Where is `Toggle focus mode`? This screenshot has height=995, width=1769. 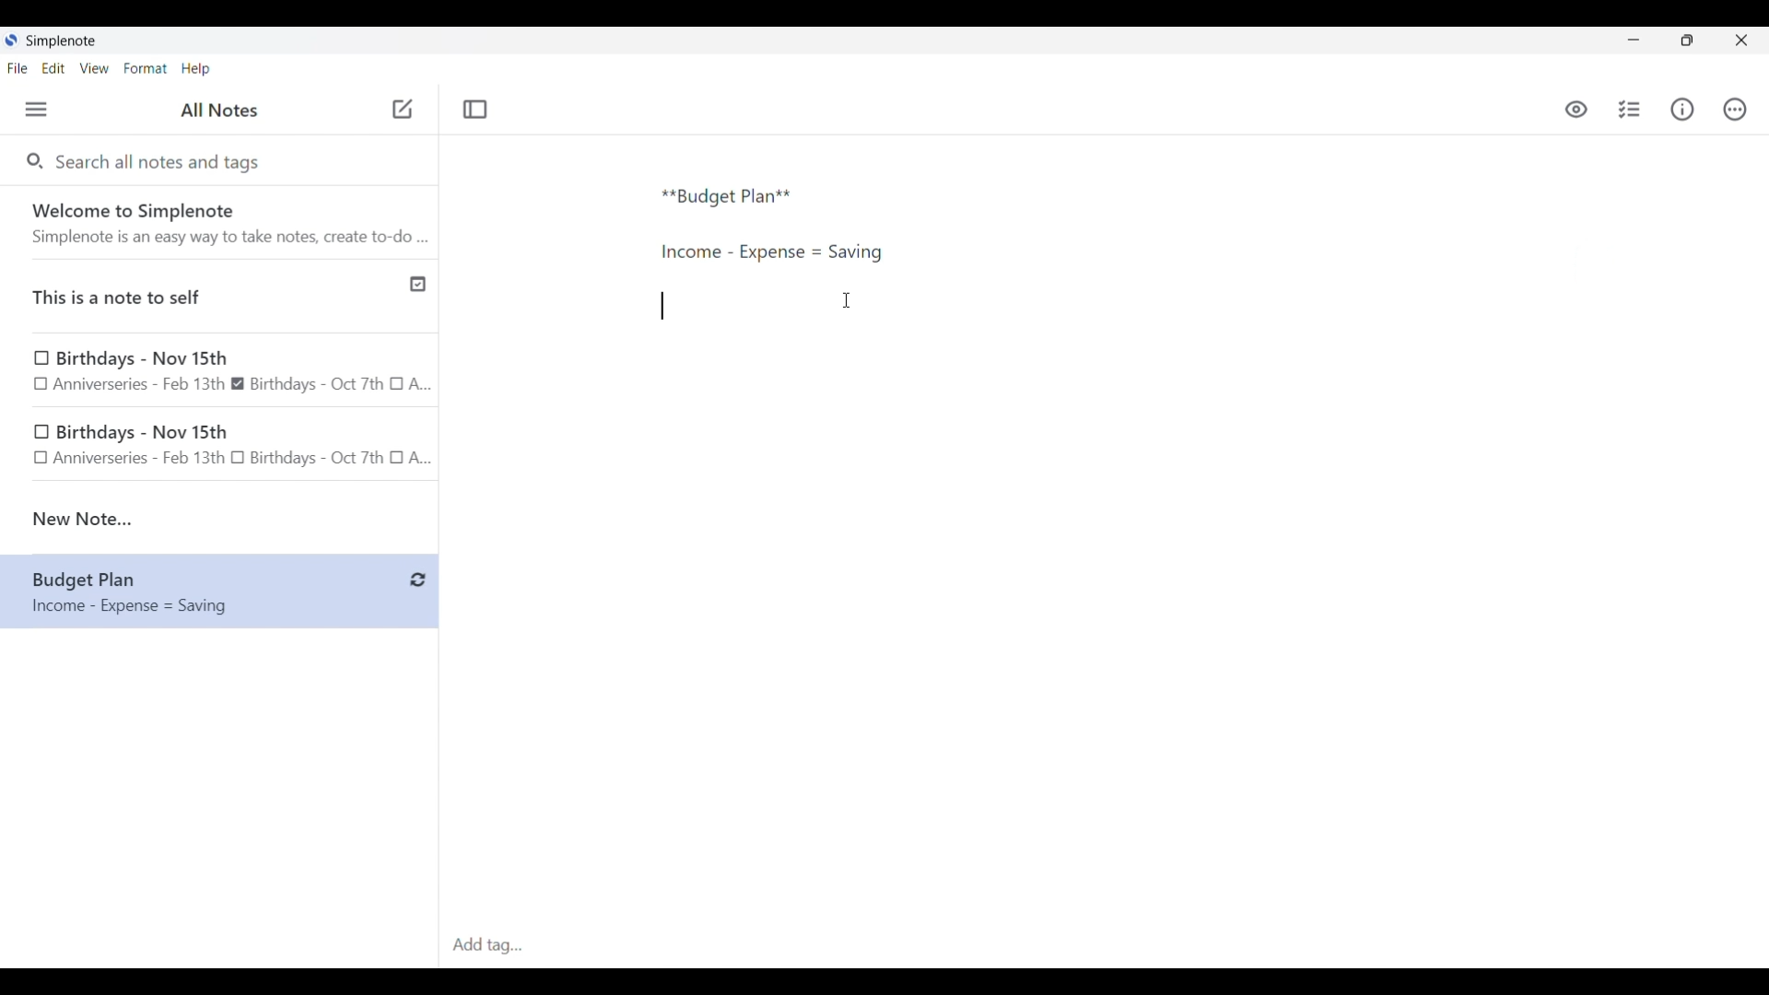 Toggle focus mode is located at coordinates (474, 110).